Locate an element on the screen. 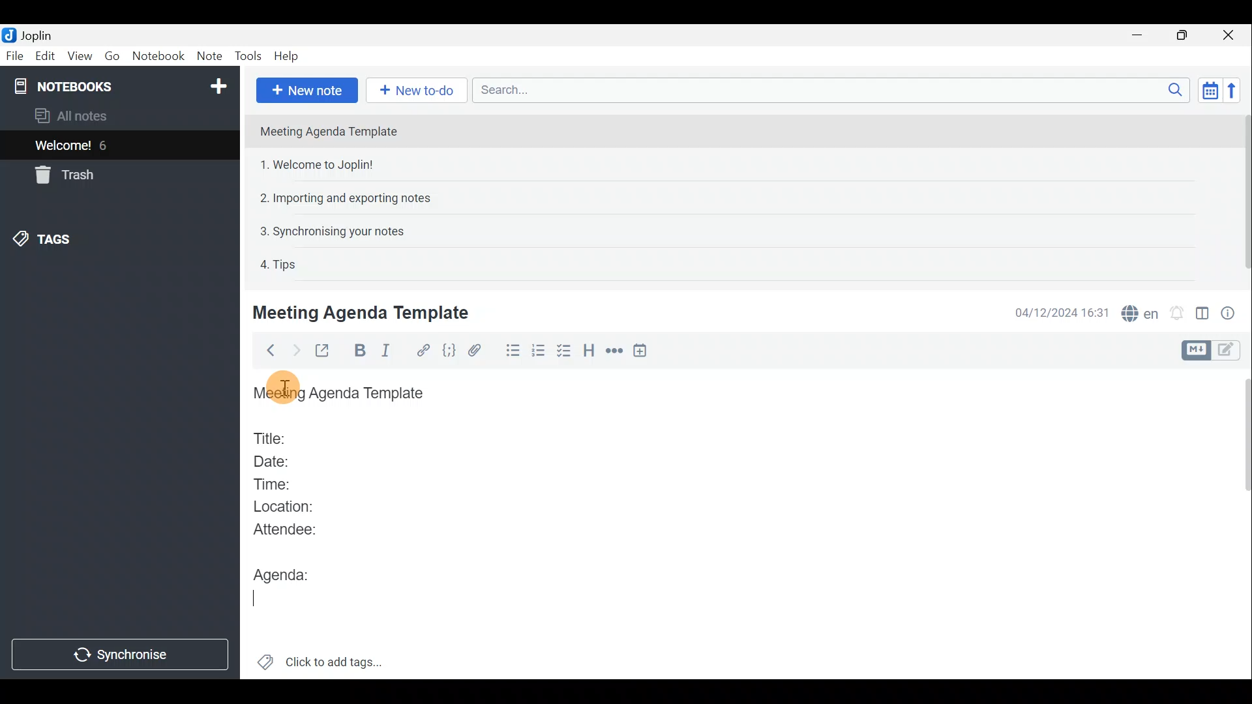 This screenshot has width=1252, height=704. File is located at coordinates (15, 55).